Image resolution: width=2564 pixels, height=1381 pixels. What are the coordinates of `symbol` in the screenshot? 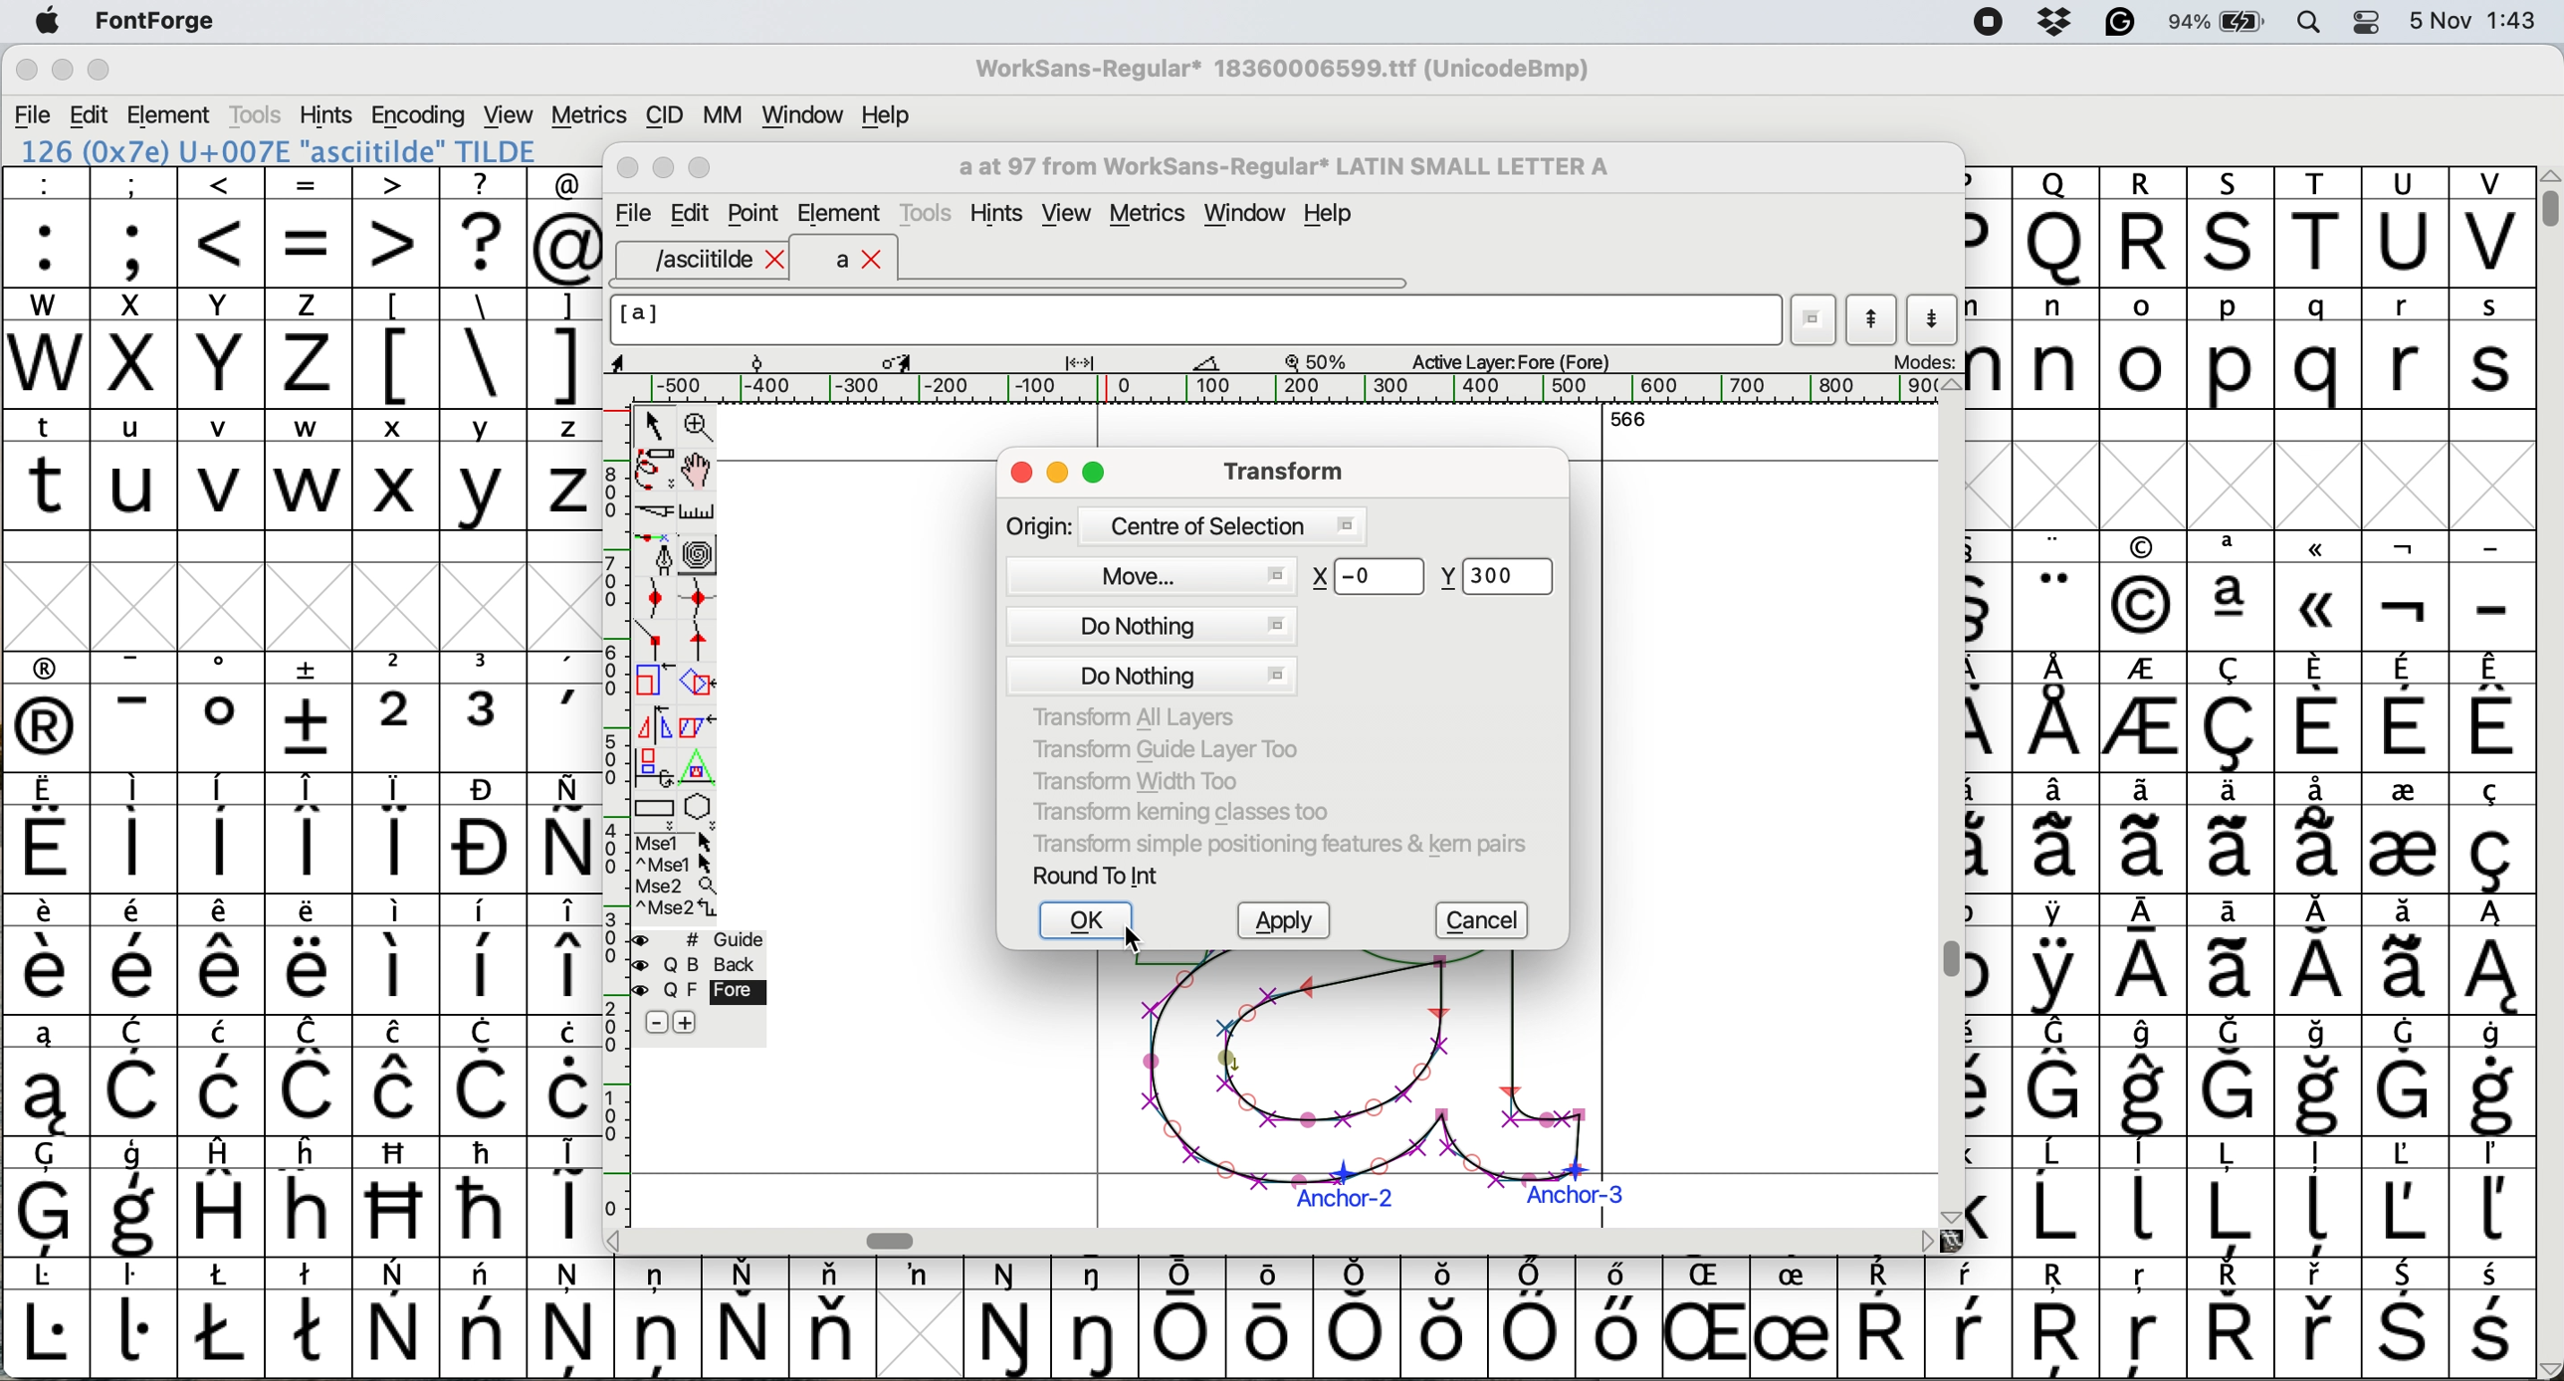 It's located at (2406, 1320).